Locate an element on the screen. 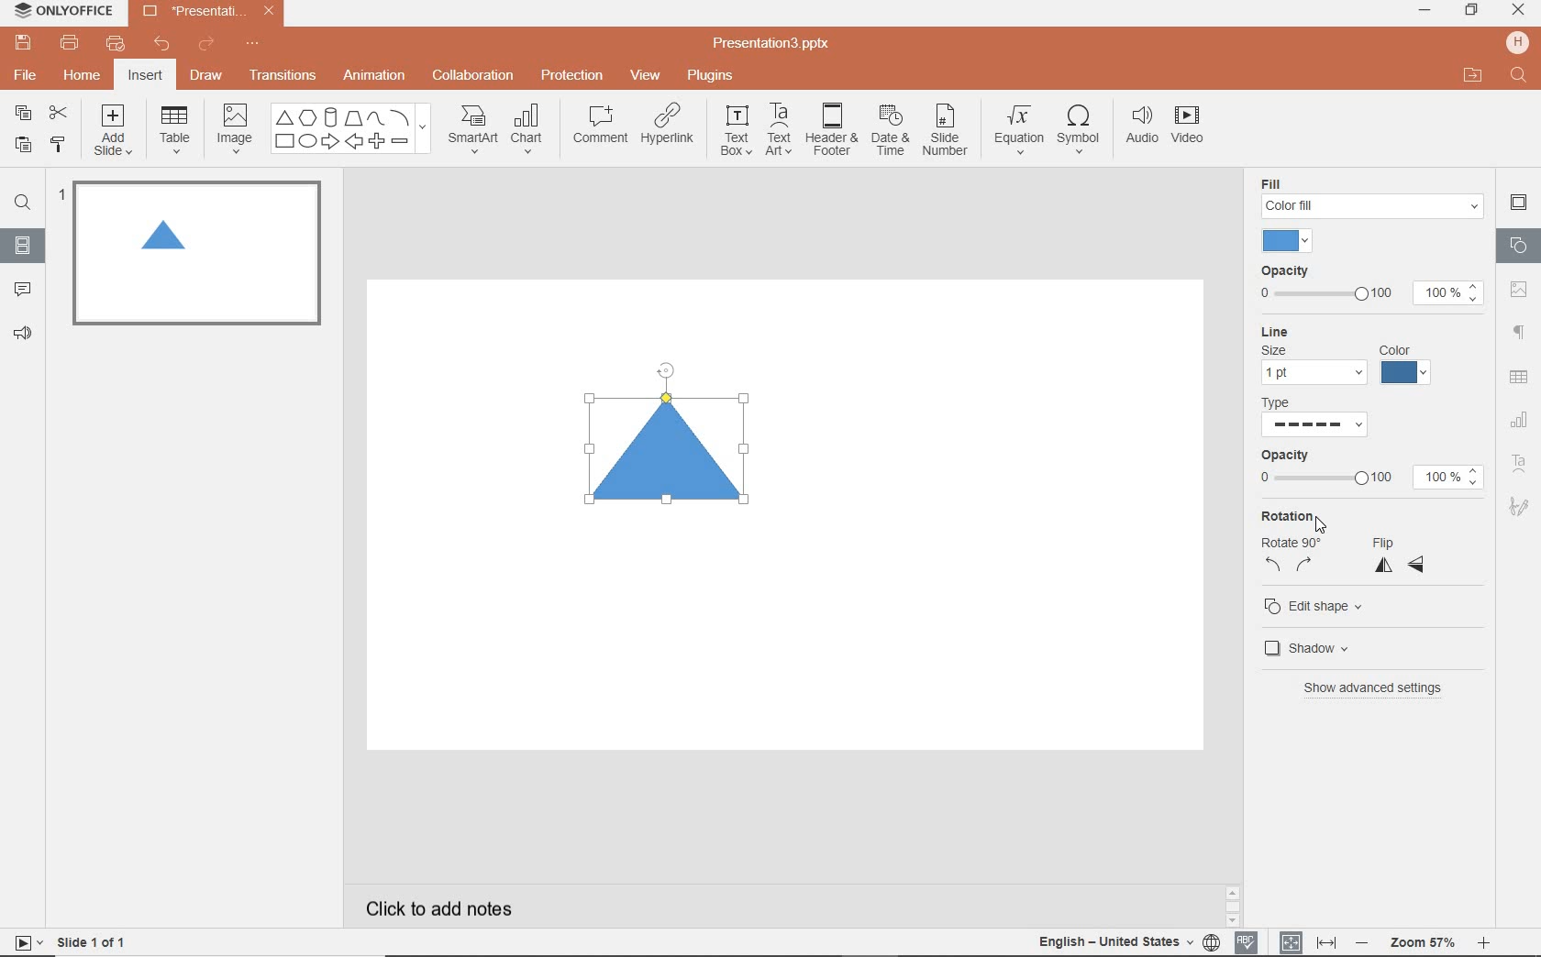  UNDO is located at coordinates (163, 45).